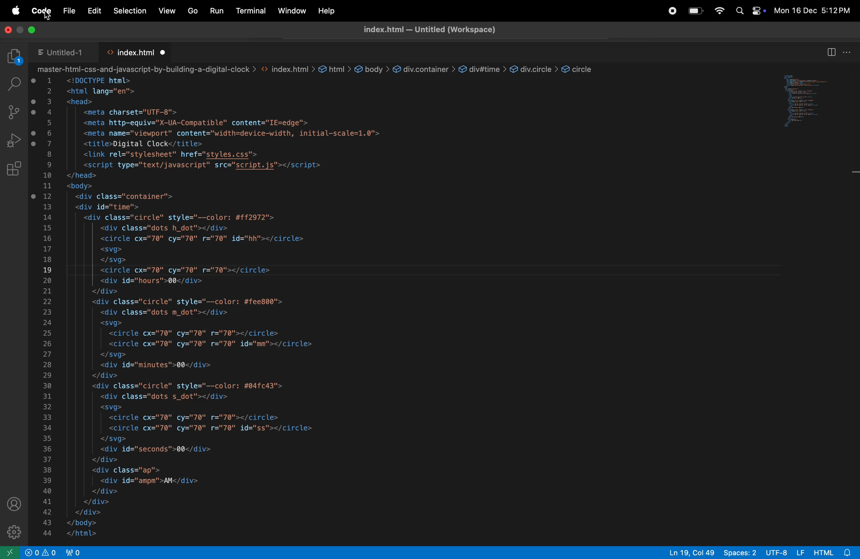 The image size is (860, 559). I want to click on <div id="minutes">00</div>, so click(161, 365).